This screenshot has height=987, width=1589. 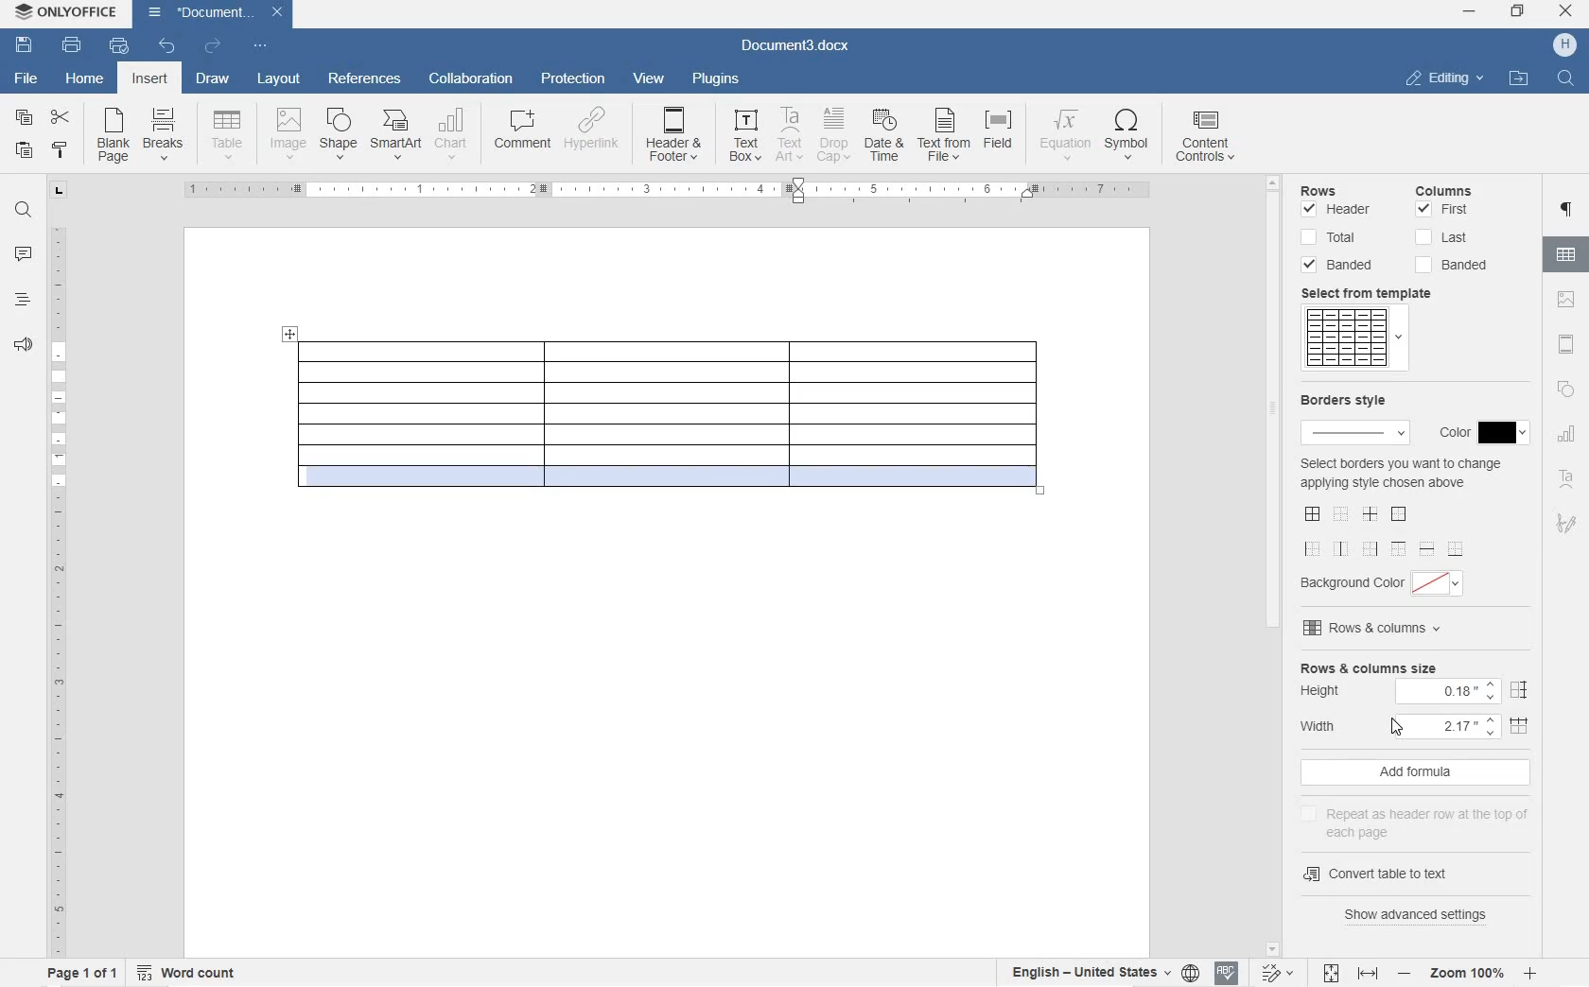 What do you see at coordinates (26, 151) in the screenshot?
I see `PASTE` at bounding box center [26, 151].